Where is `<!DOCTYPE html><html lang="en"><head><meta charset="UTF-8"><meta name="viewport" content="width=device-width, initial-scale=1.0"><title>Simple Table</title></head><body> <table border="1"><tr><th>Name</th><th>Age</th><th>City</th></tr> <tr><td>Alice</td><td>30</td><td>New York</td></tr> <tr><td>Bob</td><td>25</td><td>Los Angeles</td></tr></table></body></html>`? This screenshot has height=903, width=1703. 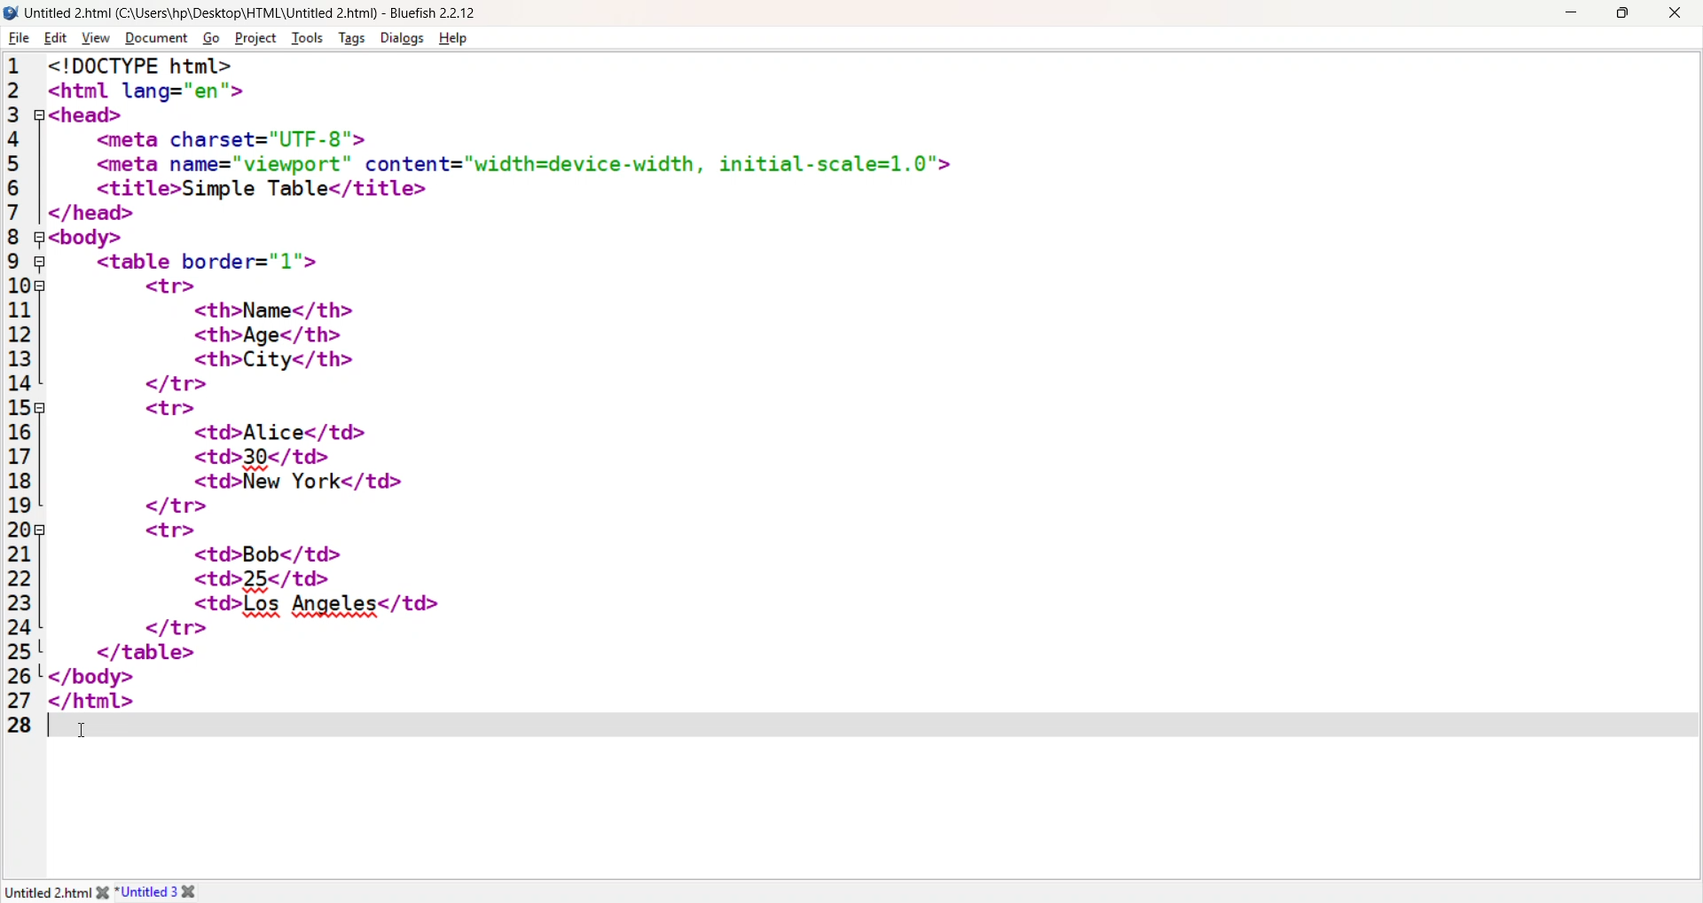
<!DOCTYPE html><html lang="en"><head><meta charset="UTF-8"><meta name="viewport" content="width=device-width, initial-scale=1.0"><title>Simple Table</title></head><body> <table border="1"><tr><th>Name</th><th>Age</th><th>City</th></tr> <tr><td>Alice</td><td>30</td><td>New York</td></tr> <tr><td>Bob</td><td>25</td><td>Los Angeles</td></tr></table></body></html> is located at coordinates (510, 382).